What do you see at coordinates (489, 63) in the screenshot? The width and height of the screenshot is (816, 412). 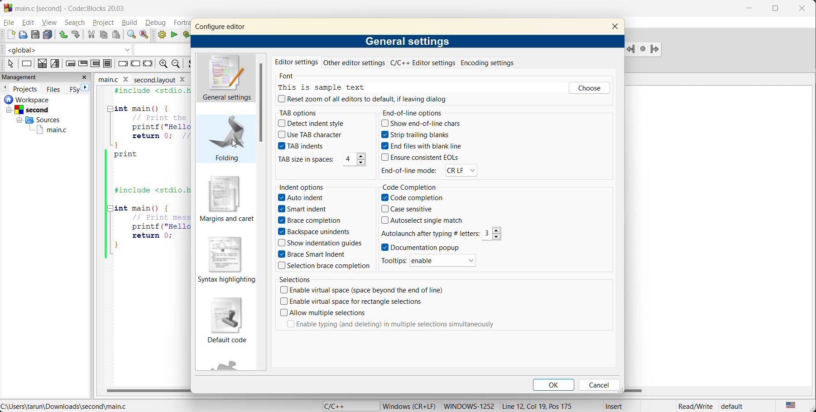 I see `encoding settings` at bounding box center [489, 63].